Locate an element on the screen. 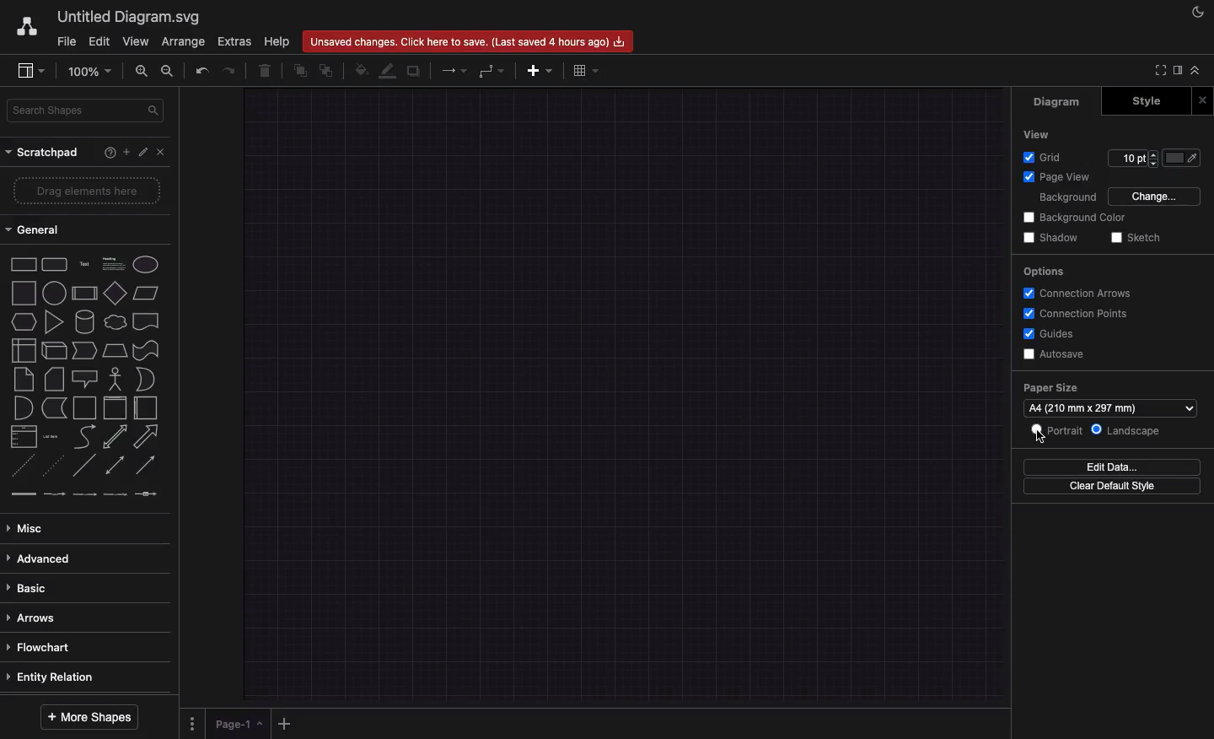 This screenshot has width=1214, height=739. Collapse is located at coordinates (1197, 72).